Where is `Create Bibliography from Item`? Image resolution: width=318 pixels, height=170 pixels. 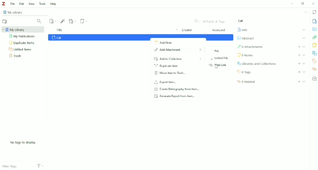
Create Bibliography from Item is located at coordinates (176, 89).